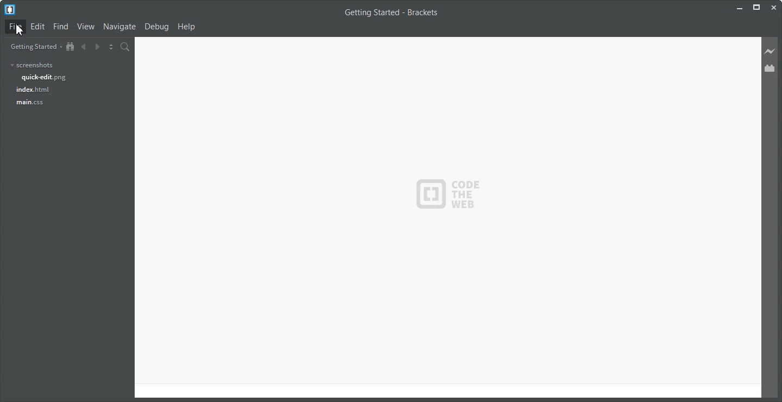  What do you see at coordinates (757, 8) in the screenshot?
I see `Maximize` at bounding box center [757, 8].